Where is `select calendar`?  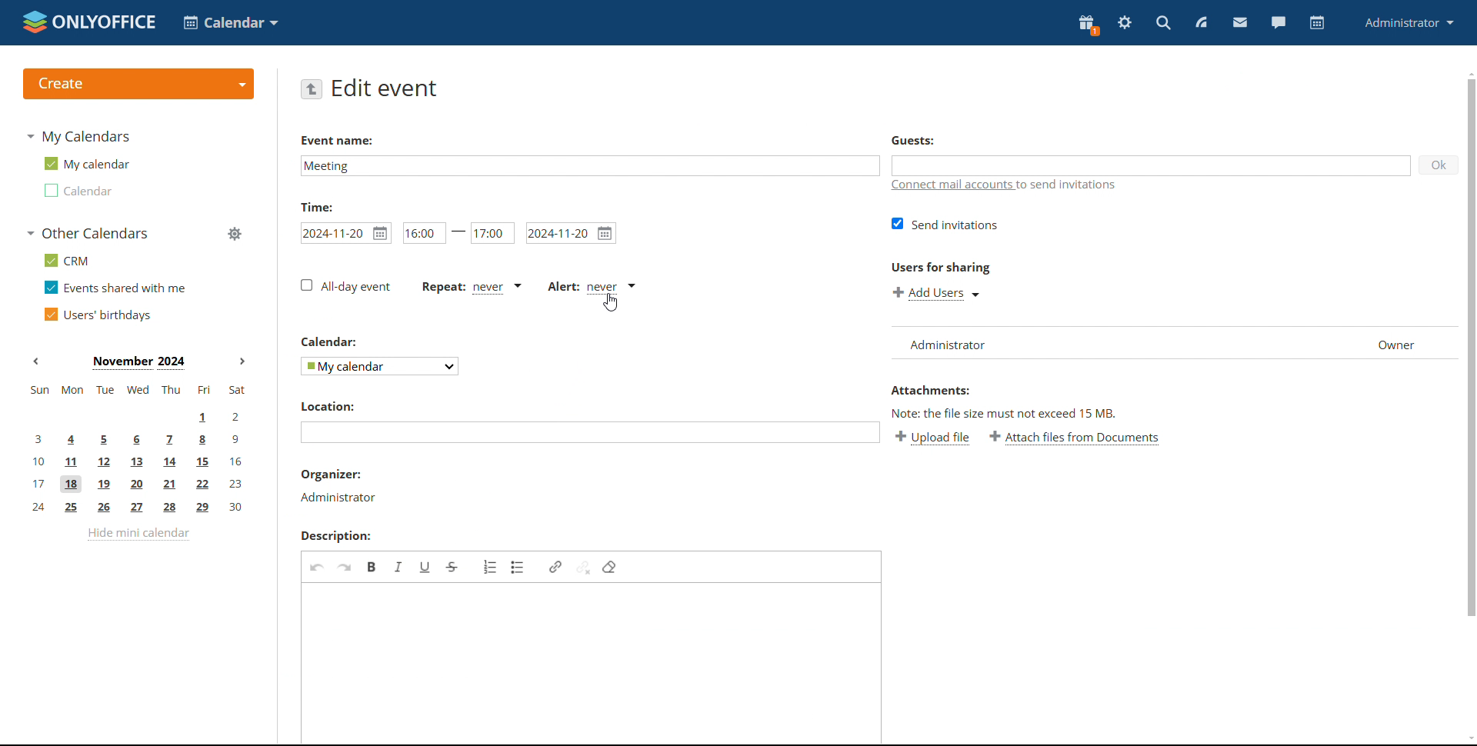
select calendar is located at coordinates (380, 366).